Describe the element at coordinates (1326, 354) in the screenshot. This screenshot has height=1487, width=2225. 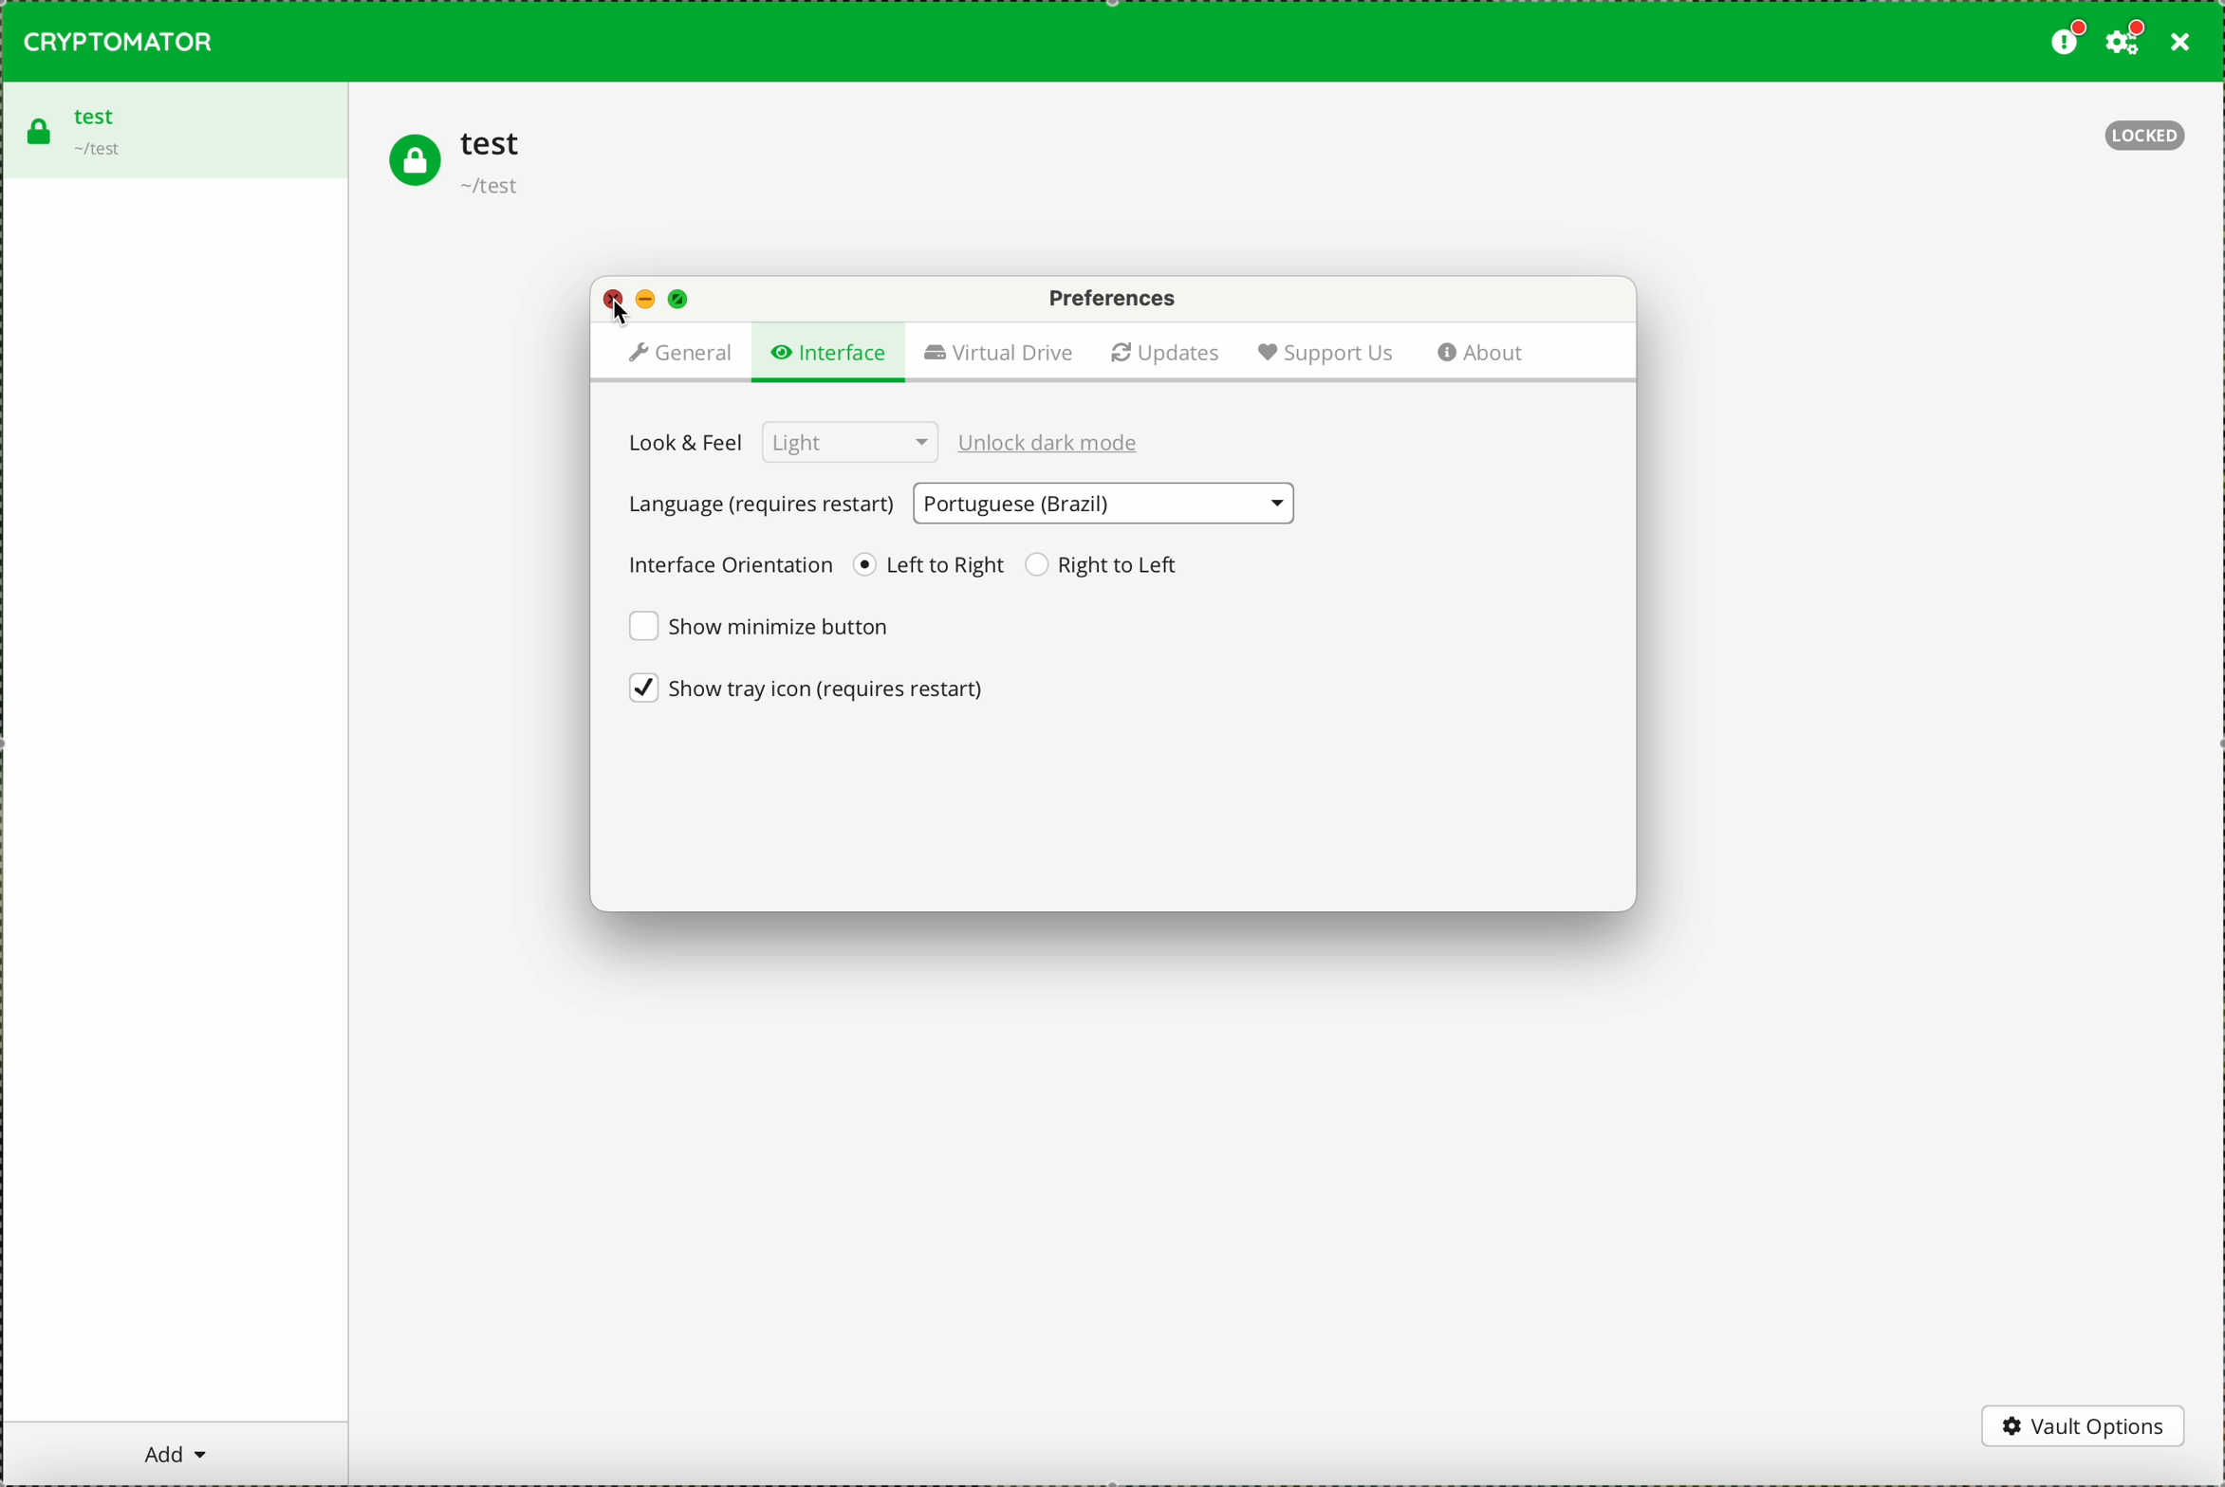
I see `support us` at that location.